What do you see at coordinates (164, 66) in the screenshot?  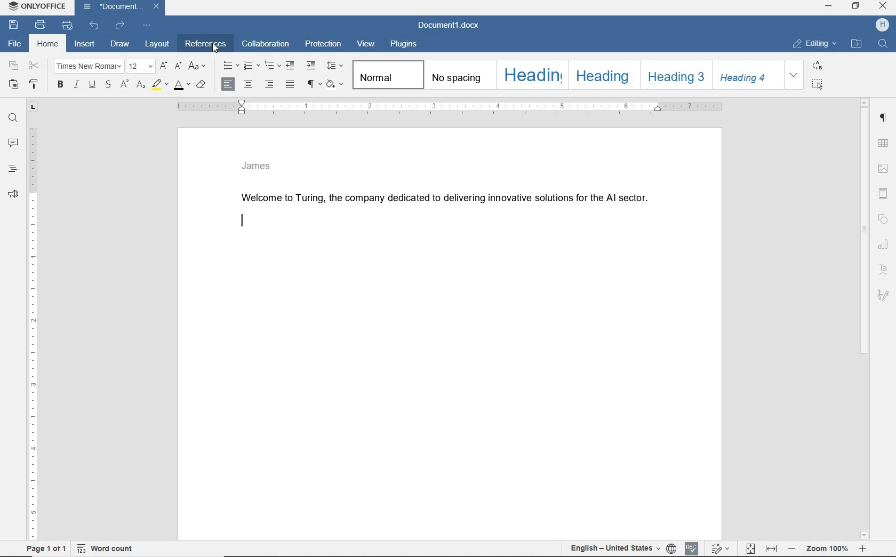 I see `increment font size` at bounding box center [164, 66].